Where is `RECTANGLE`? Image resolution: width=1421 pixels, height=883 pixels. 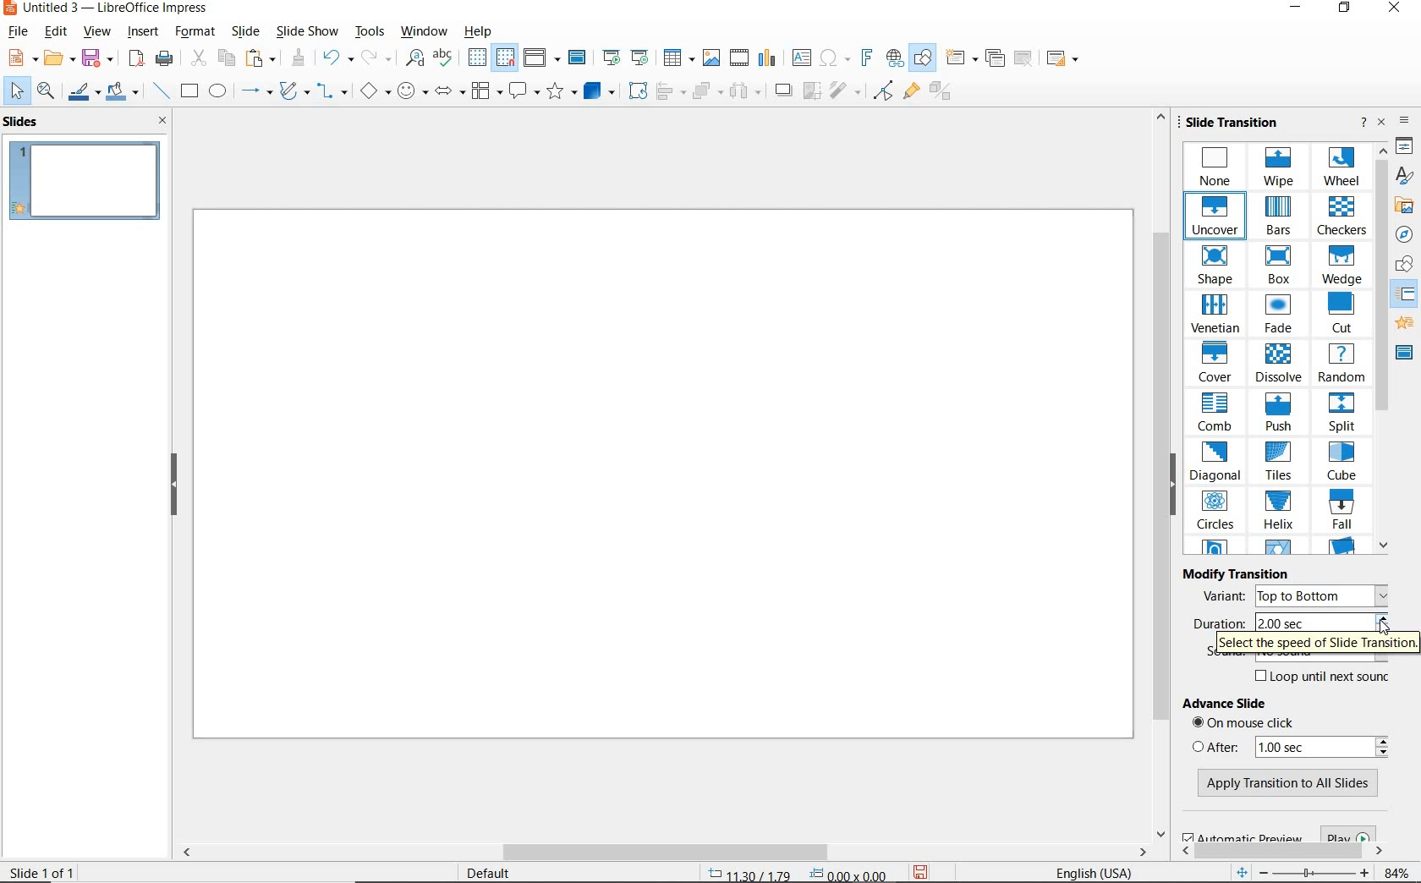
RECTANGLE is located at coordinates (189, 90).